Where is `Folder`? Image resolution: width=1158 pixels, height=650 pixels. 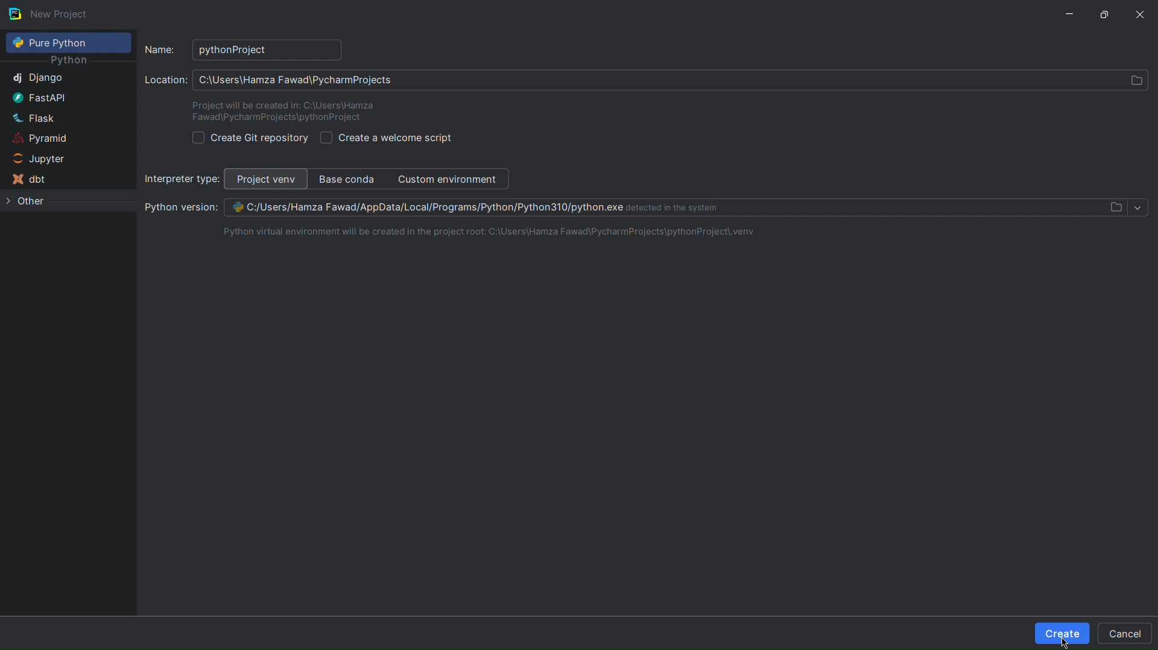
Folder is located at coordinates (1133, 80).